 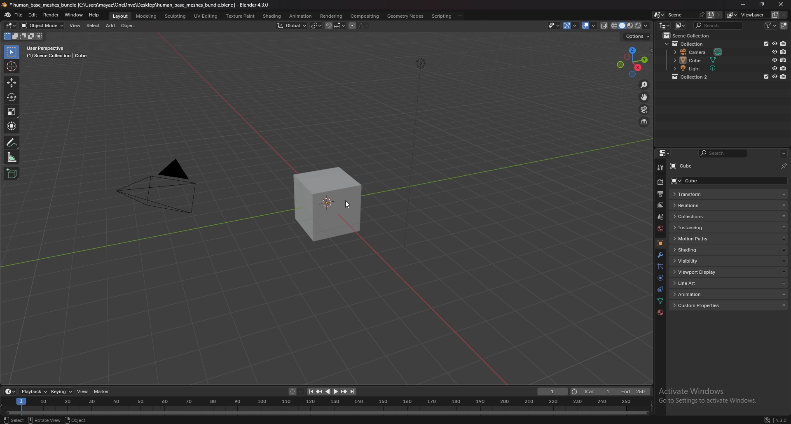 I want to click on instancing, so click(x=700, y=227).